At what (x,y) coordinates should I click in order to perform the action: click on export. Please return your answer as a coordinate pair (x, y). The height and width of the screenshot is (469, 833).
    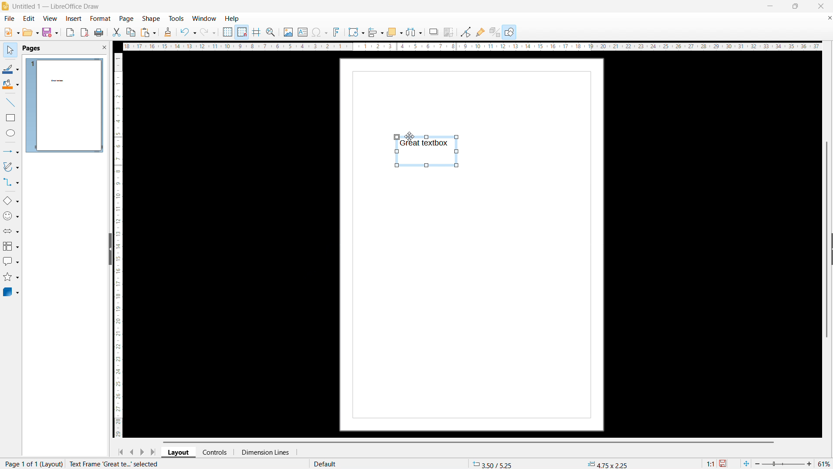
    Looking at the image, I should click on (70, 32).